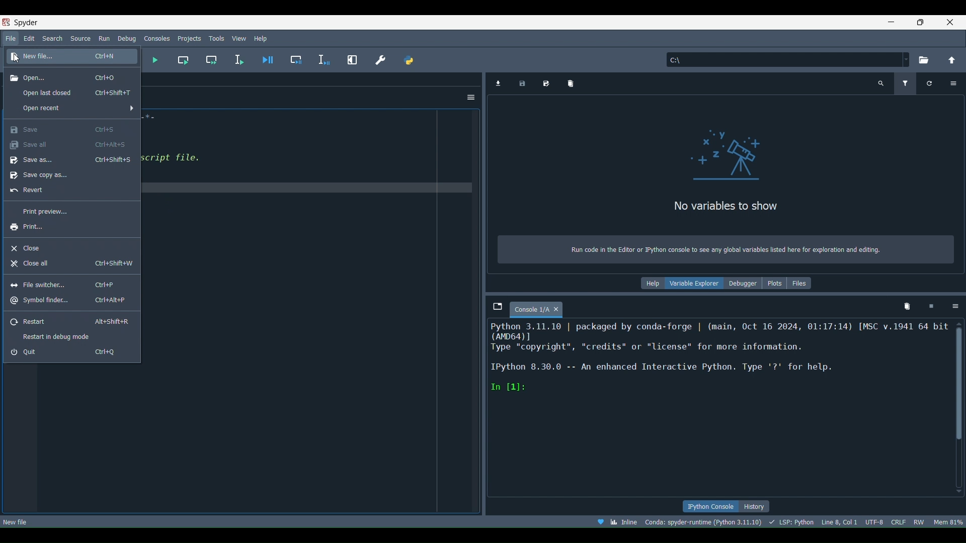  What do you see at coordinates (906, 305) in the screenshot?
I see `Remove all variables from namespace` at bounding box center [906, 305].